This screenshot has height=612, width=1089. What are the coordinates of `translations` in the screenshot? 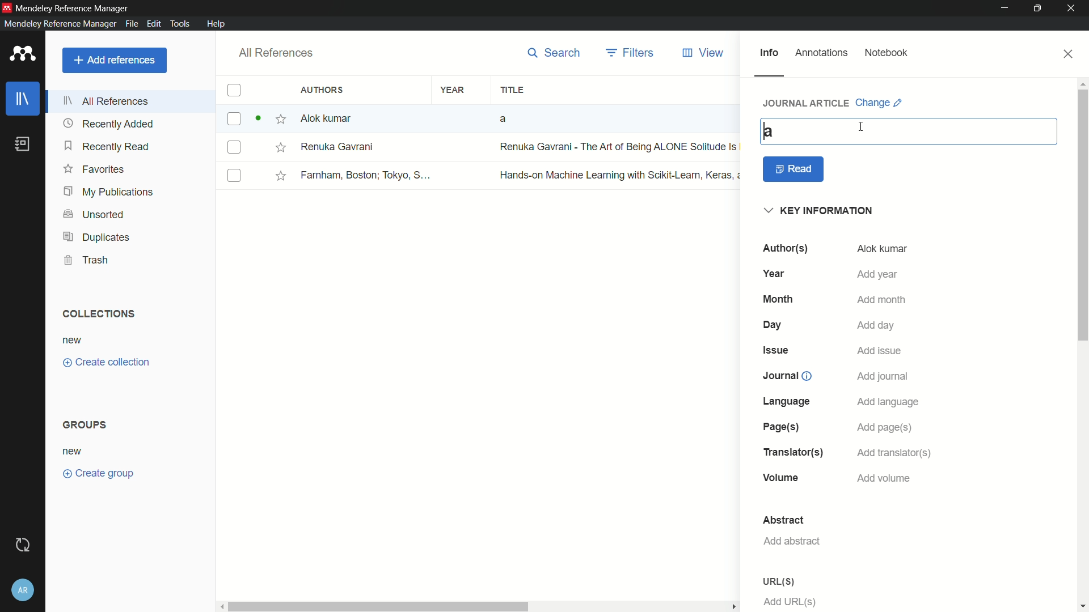 It's located at (792, 452).